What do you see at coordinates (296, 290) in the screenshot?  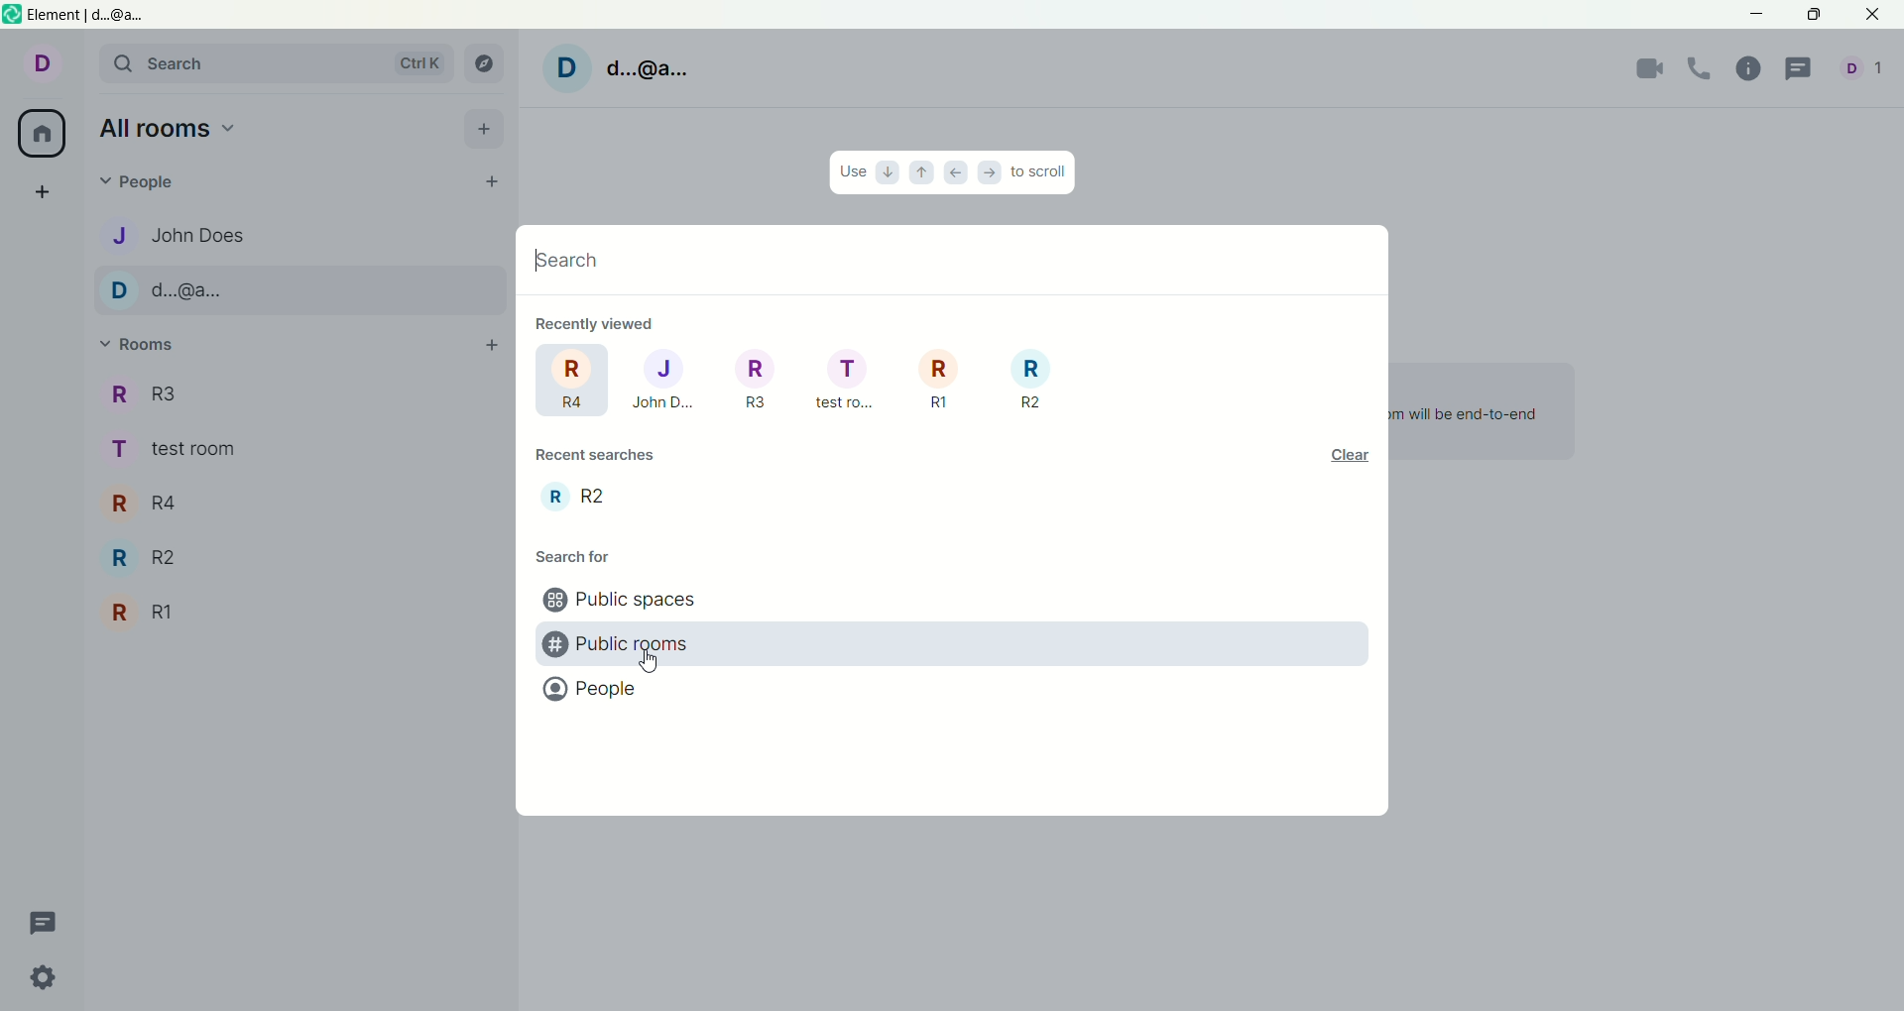 I see `D, person 2` at bounding box center [296, 290].